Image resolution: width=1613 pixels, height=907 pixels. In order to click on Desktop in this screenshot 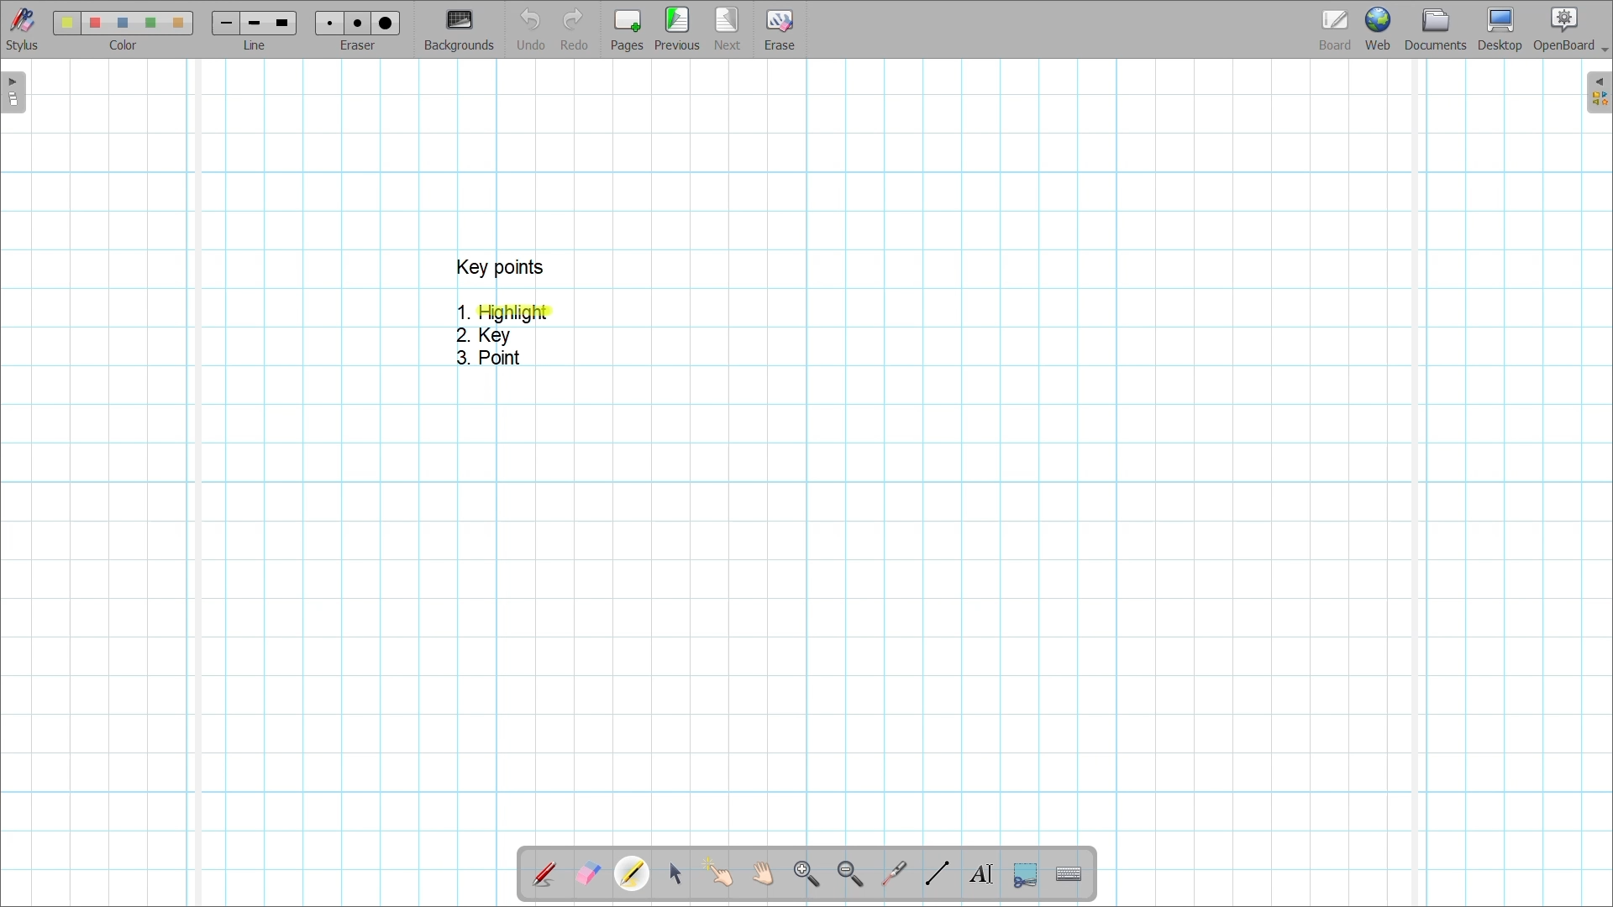, I will do `click(1500, 29)`.